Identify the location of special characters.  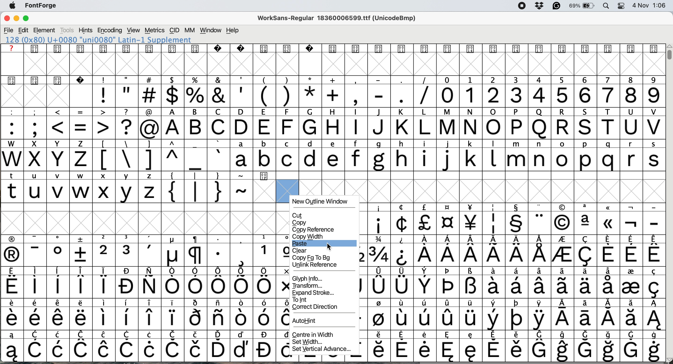
(513, 223).